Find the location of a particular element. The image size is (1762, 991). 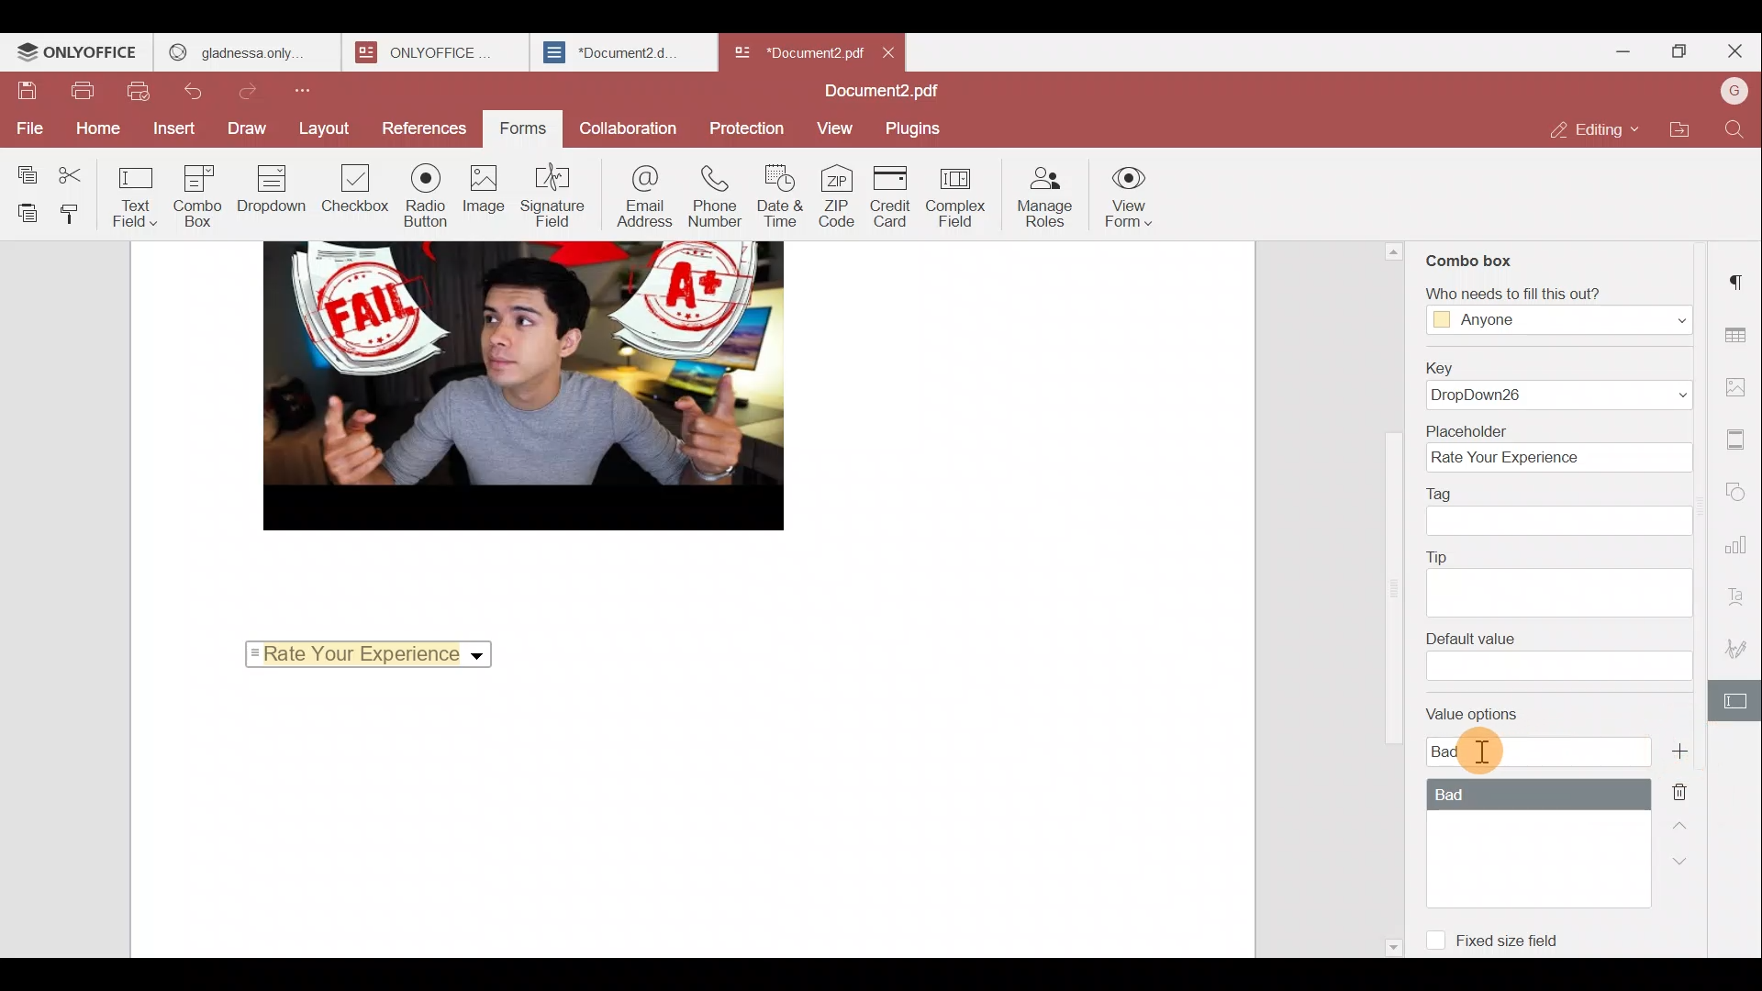

Copy is located at coordinates (27, 171).